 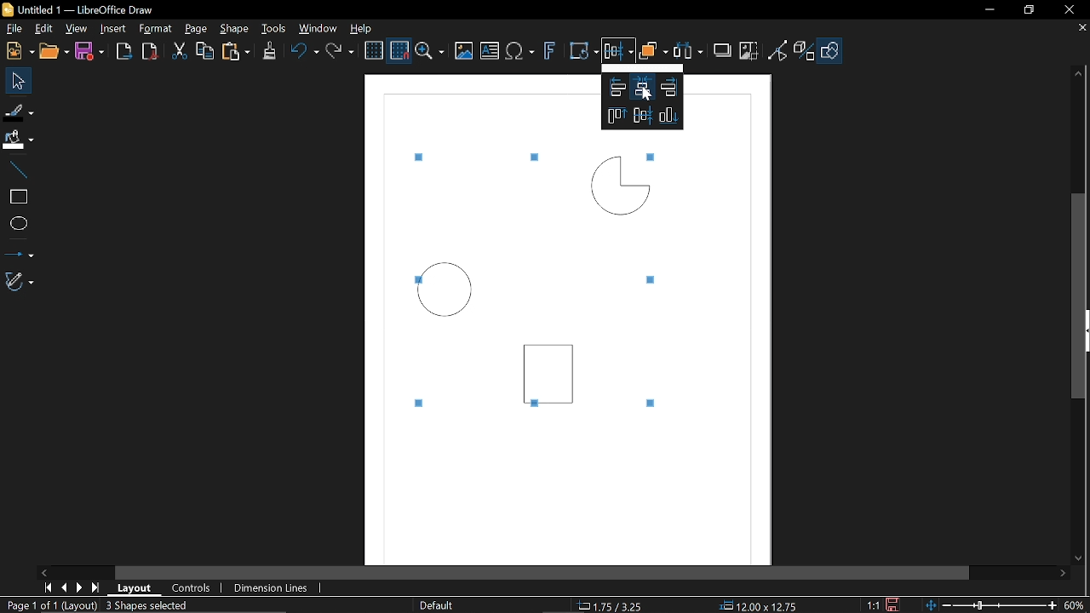 What do you see at coordinates (422, 402) in the screenshot?
I see `Tiny squares sound selected objects` at bounding box center [422, 402].